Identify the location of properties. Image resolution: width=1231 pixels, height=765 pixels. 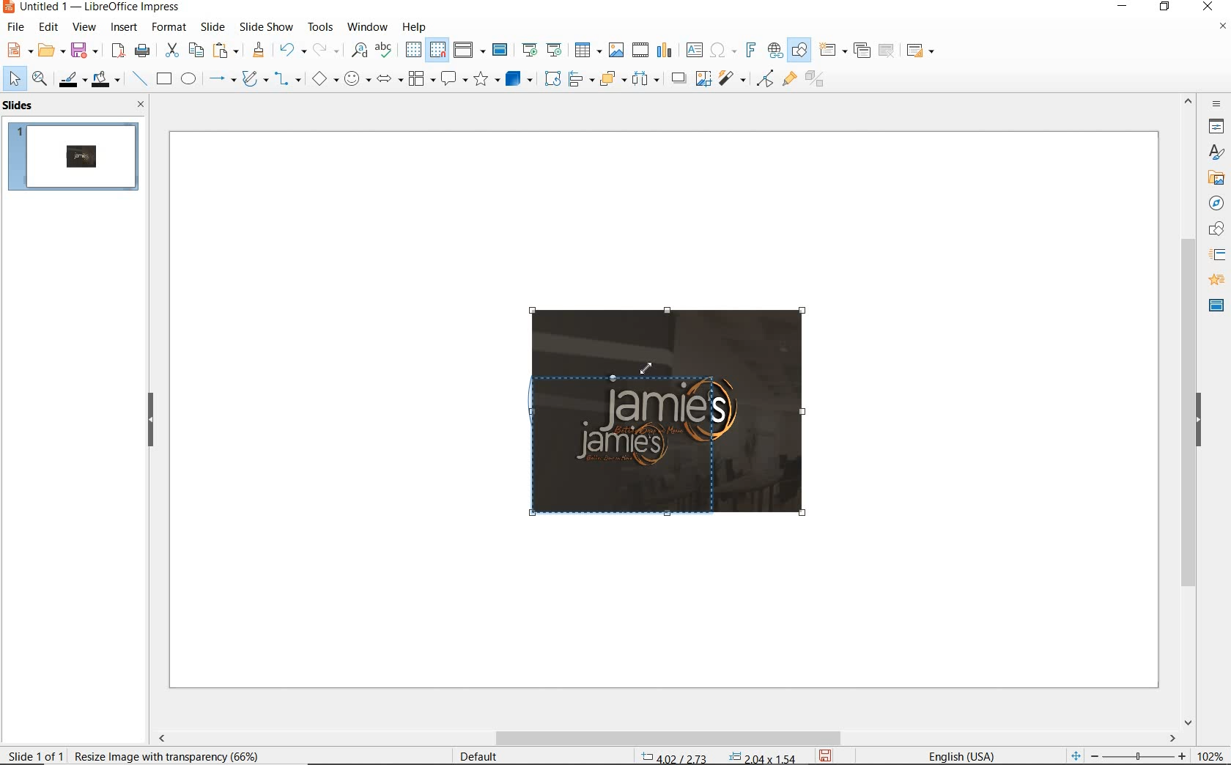
(1215, 126).